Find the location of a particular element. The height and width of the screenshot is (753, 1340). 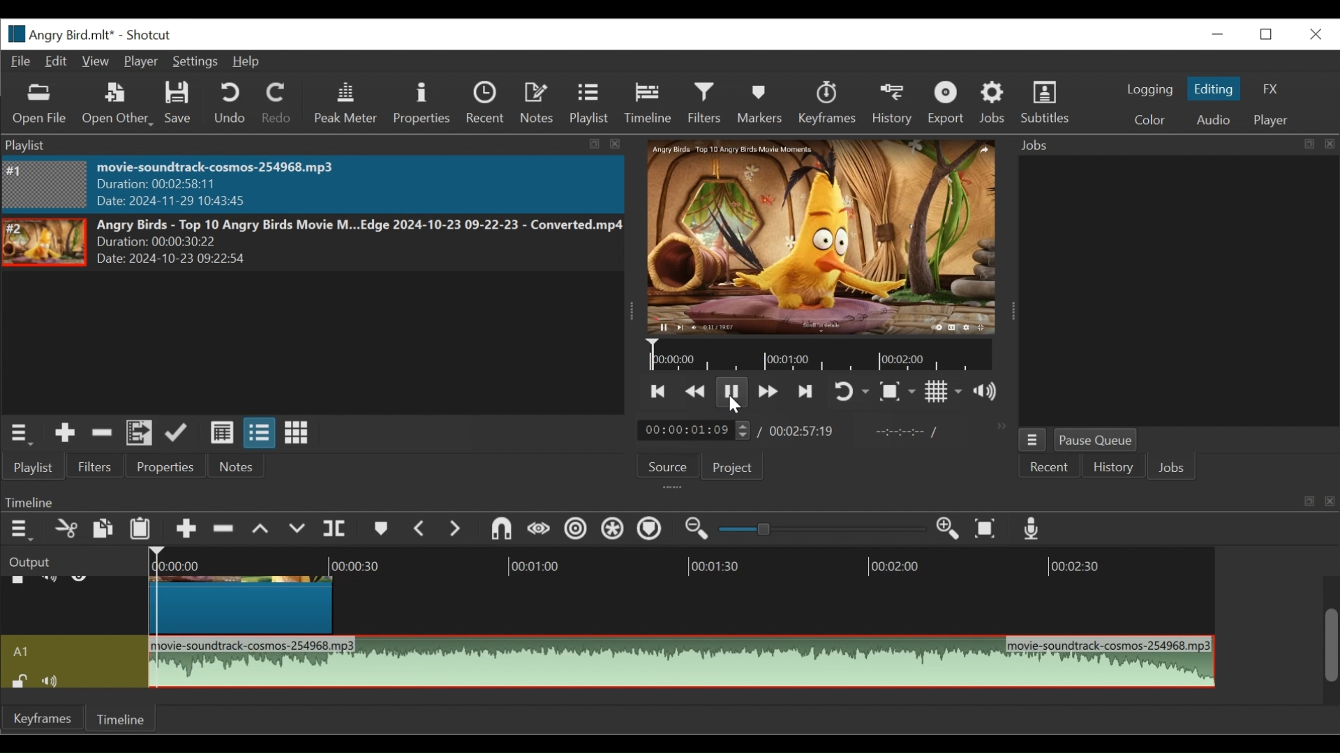

File Name is located at coordinates (60, 33).